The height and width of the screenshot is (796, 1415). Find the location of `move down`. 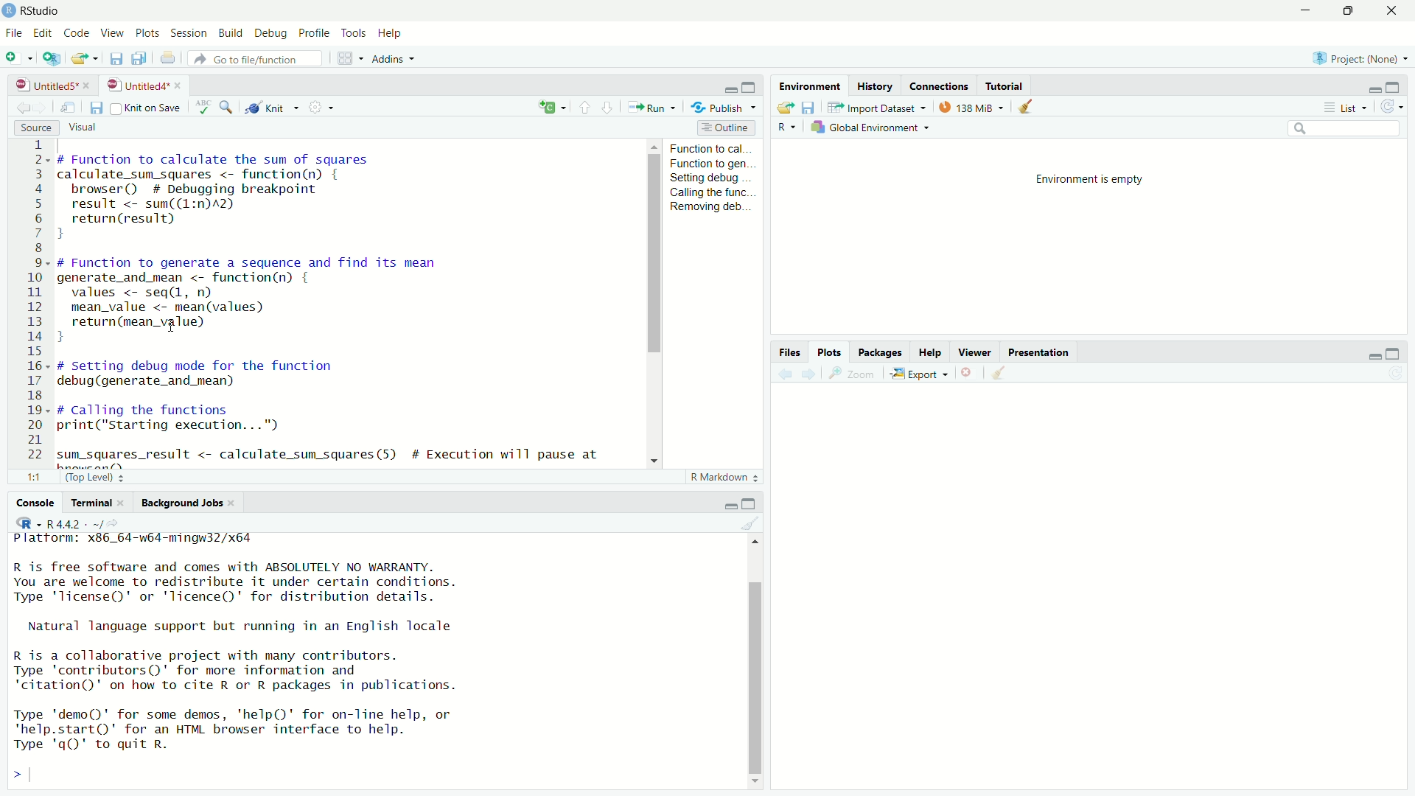

move down is located at coordinates (653, 459).